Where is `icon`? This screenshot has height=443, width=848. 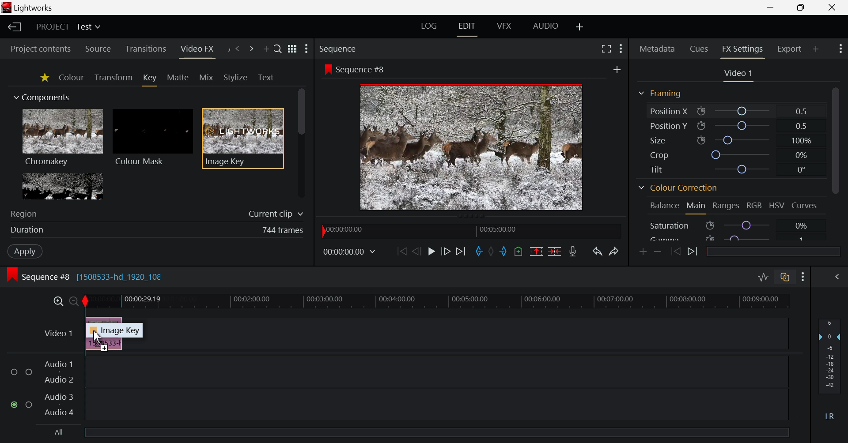 icon is located at coordinates (709, 238).